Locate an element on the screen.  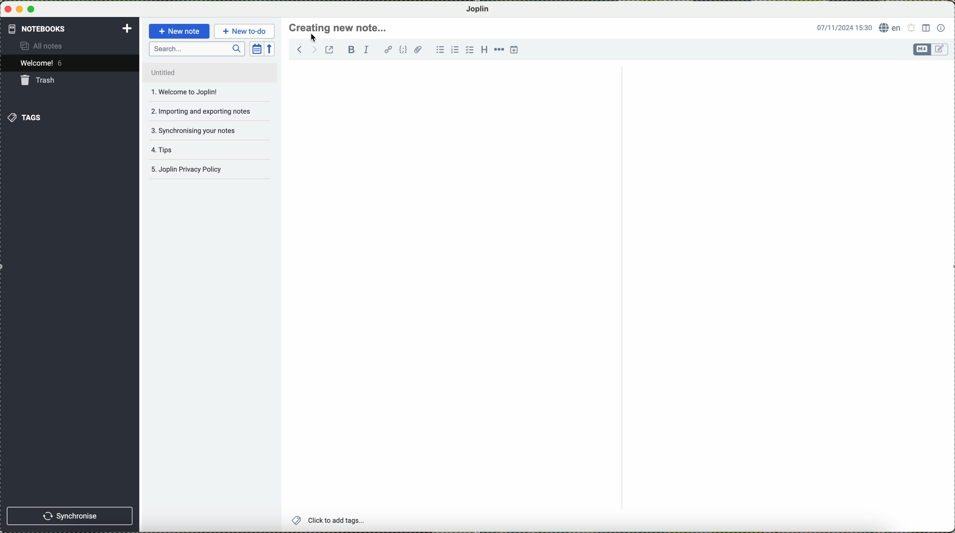
welcome 5 is located at coordinates (43, 64).